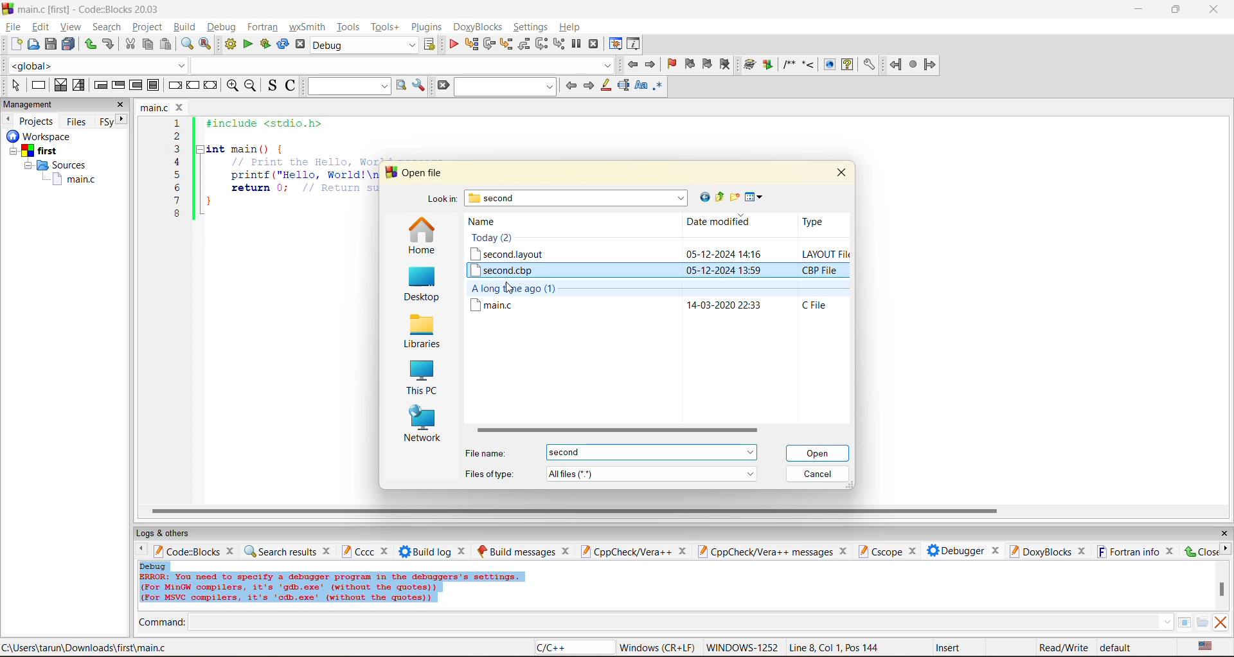 The width and height of the screenshot is (1234, 657). What do you see at coordinates (34, 44) in the screenshot?
I see `open` at bounding box center [34, 44].